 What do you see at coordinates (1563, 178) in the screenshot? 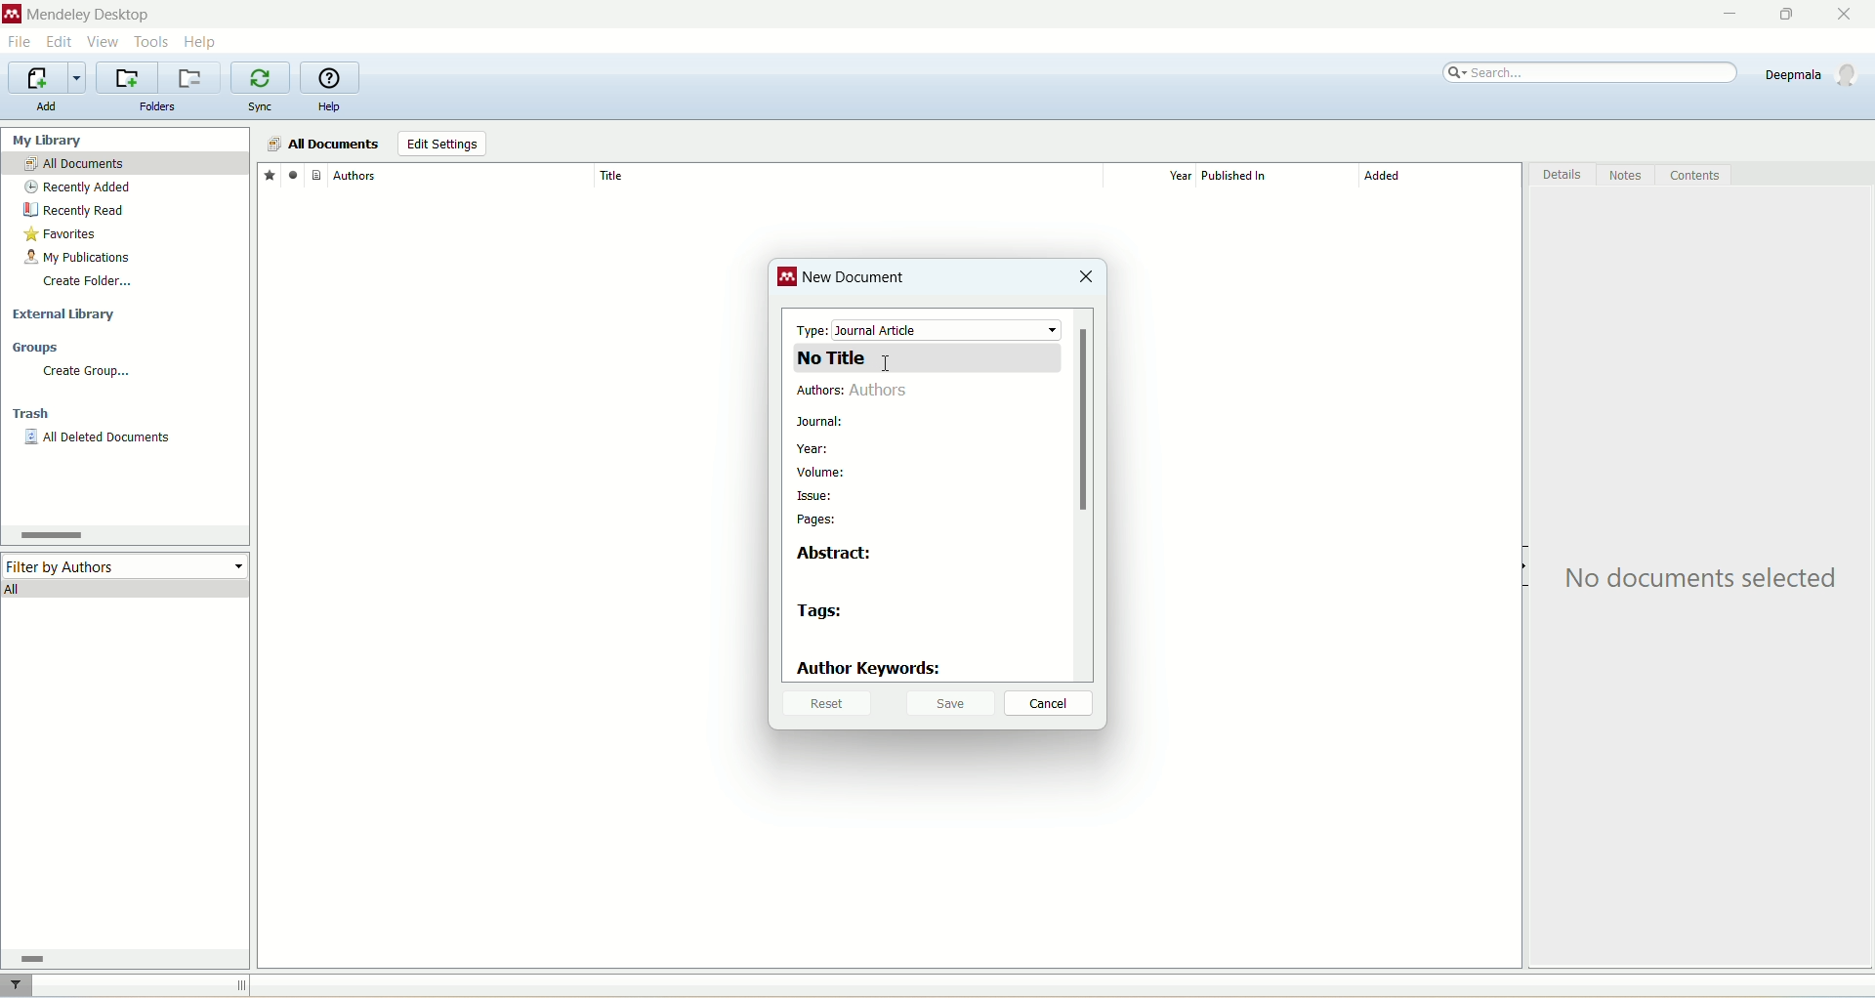
I see `details` at bounding box center [1563, 178].